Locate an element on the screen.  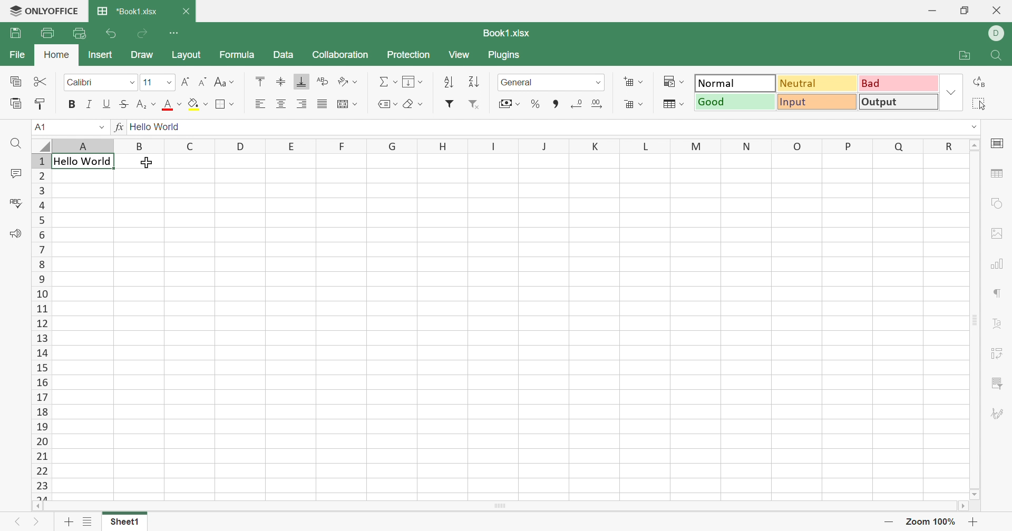
Output is located at coordinates (899, 101).